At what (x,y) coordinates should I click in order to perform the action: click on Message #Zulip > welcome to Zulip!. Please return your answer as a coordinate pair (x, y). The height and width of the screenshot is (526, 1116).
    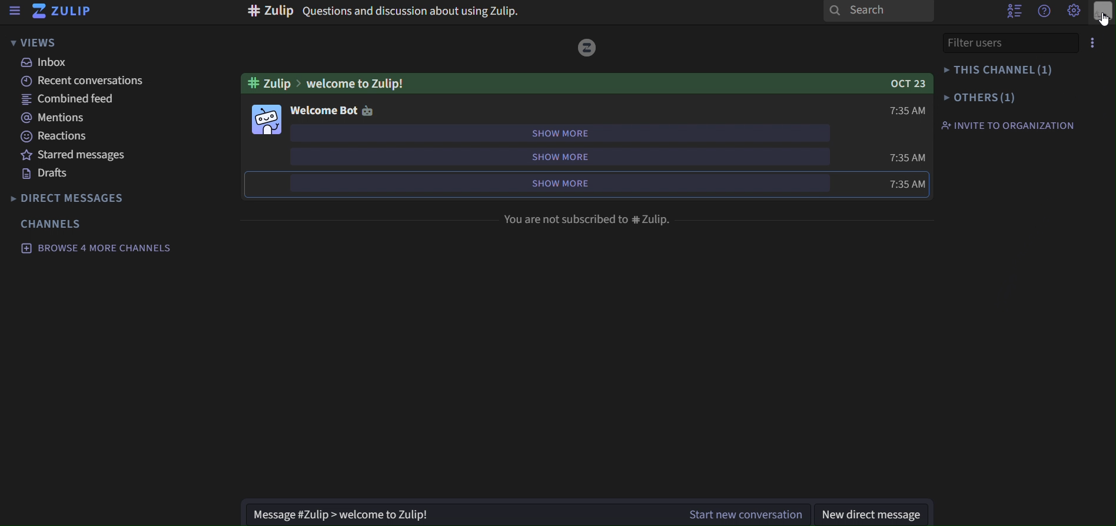
    Looking at the image, I should click on (457, 514).